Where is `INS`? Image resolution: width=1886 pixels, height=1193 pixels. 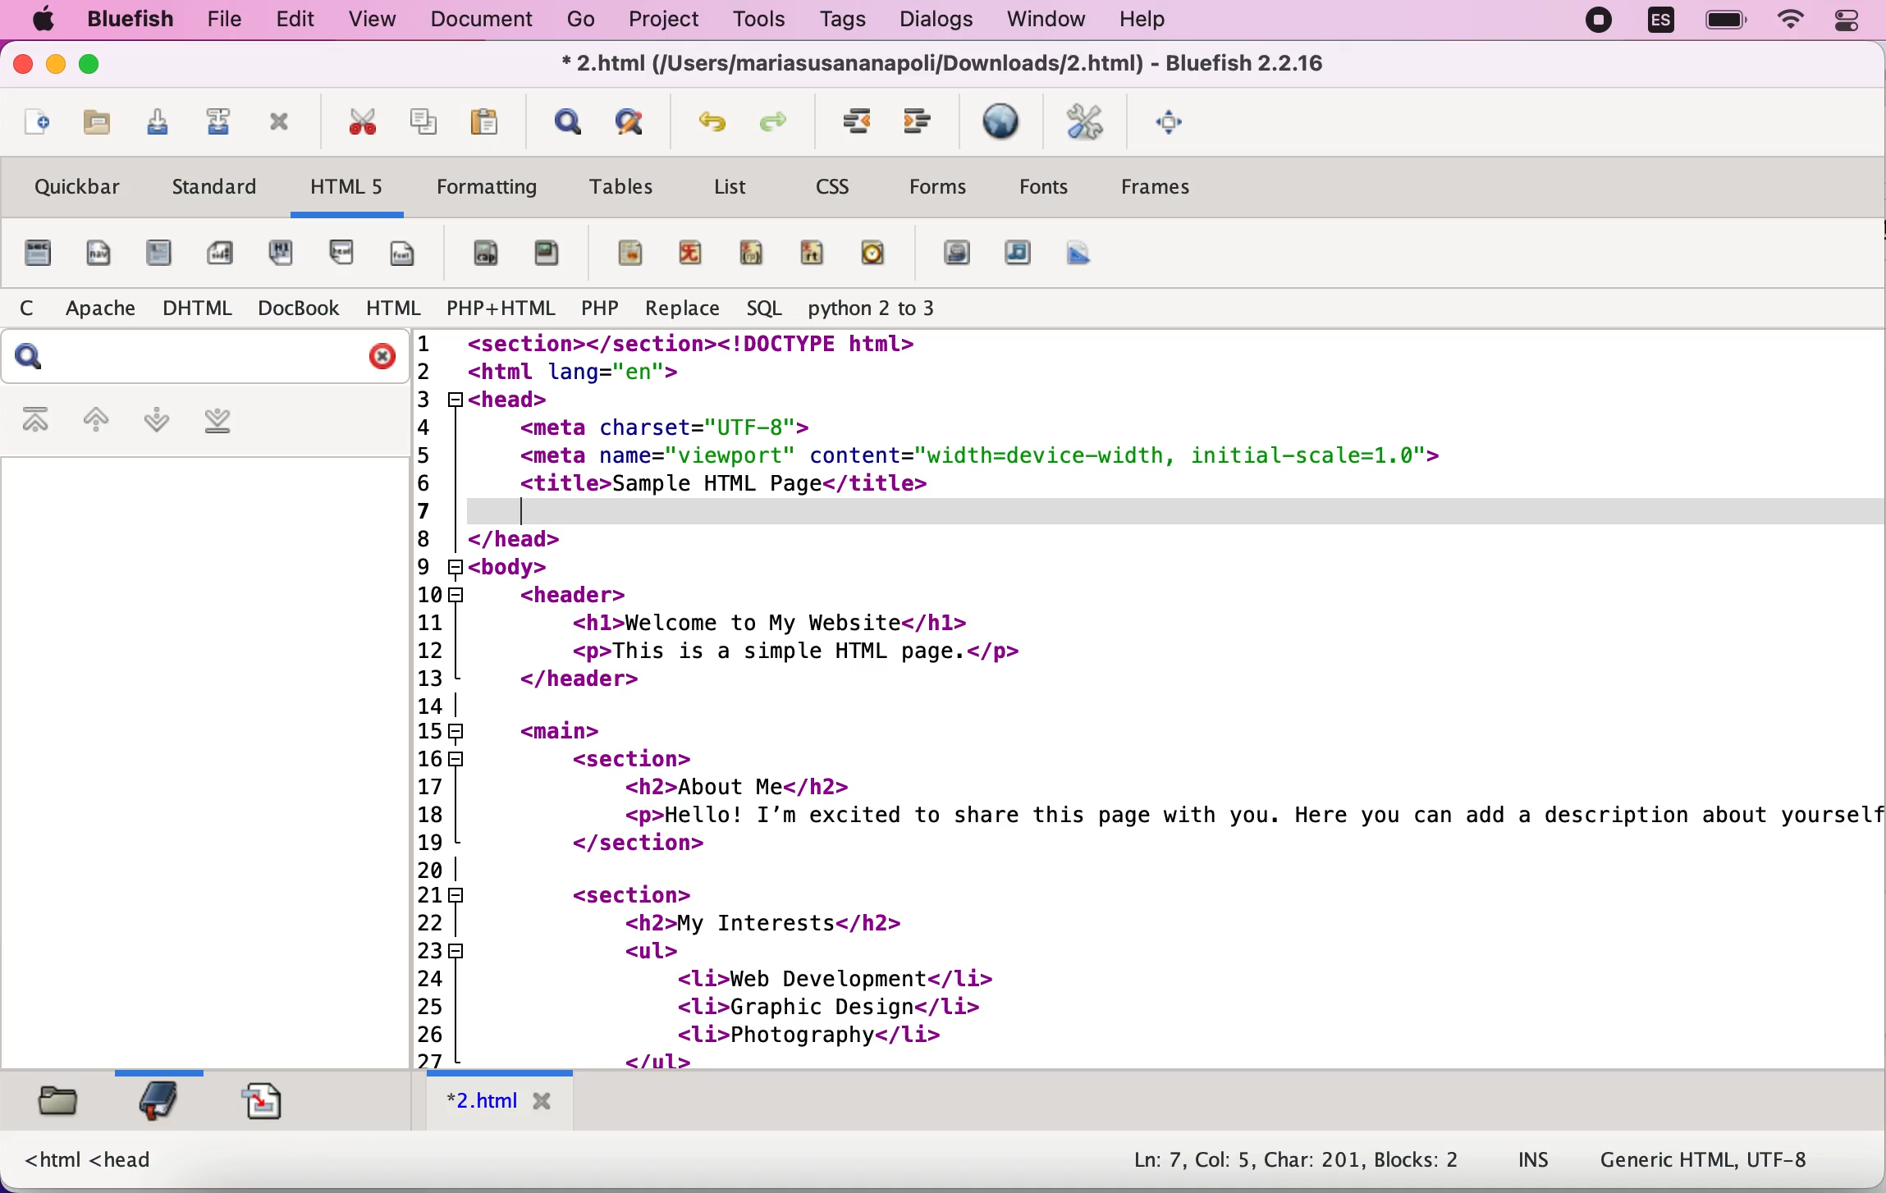
INS is located at coordinates (1535, 1161).